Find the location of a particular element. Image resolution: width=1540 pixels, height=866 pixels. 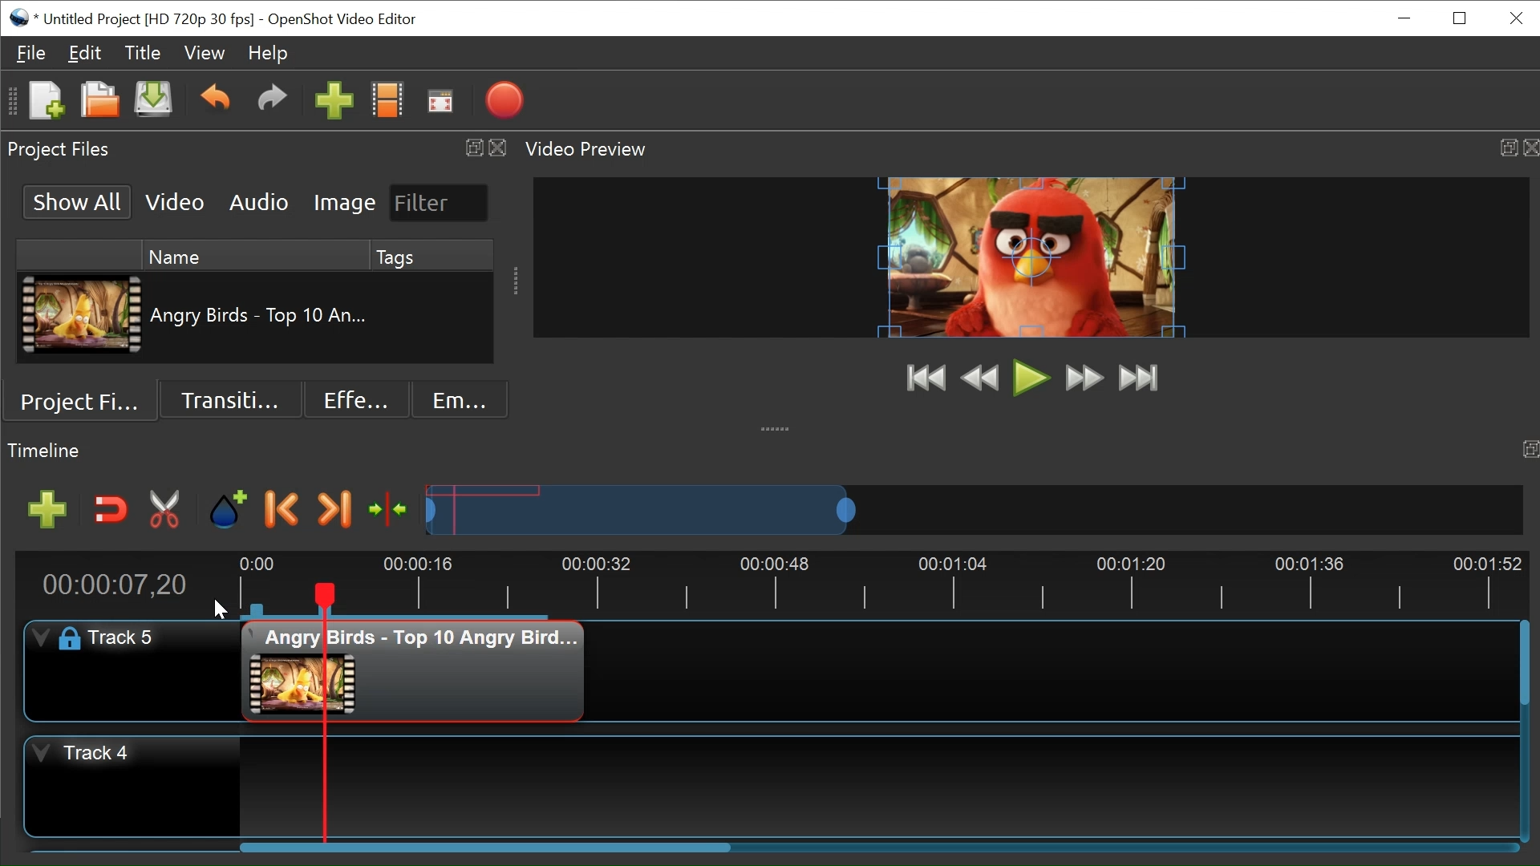

Preview is located at coordinates (981, 378).